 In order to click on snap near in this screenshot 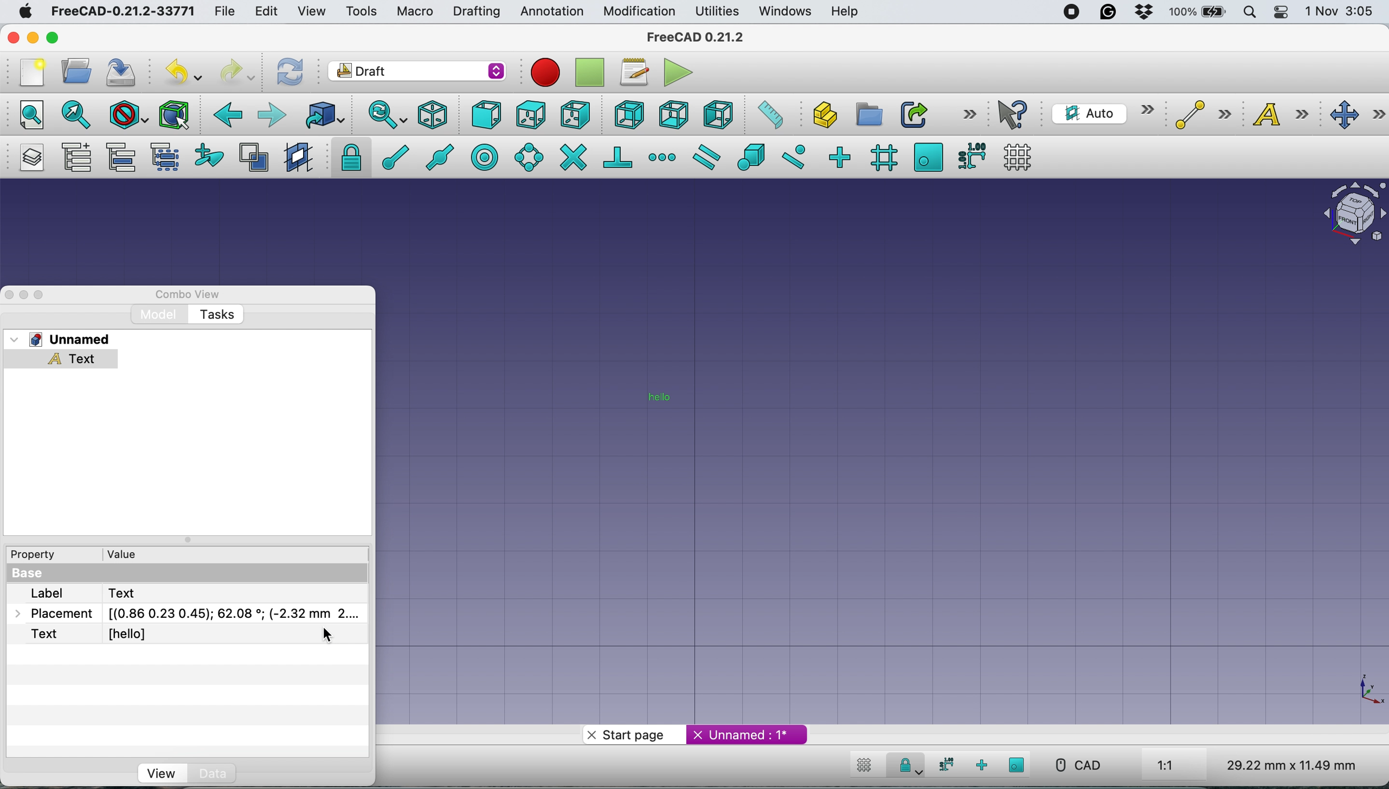, I will do `click(792, 158)`.